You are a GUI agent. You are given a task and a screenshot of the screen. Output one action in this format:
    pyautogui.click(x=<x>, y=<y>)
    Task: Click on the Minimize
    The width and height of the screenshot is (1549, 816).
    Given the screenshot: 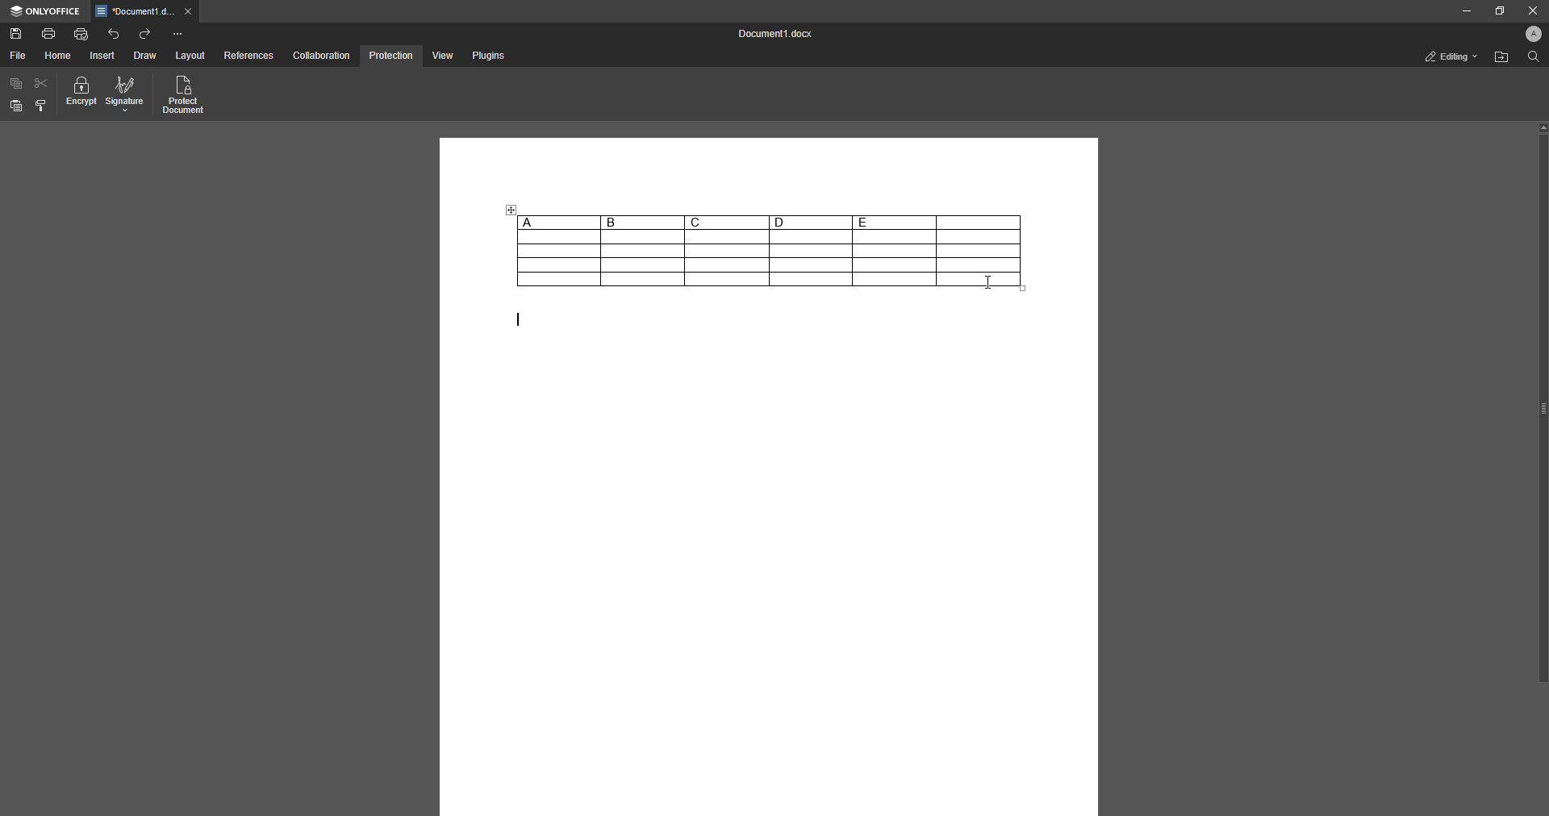 What is the action you would take?
    pyautogui.click(x=1461, y=11)
    